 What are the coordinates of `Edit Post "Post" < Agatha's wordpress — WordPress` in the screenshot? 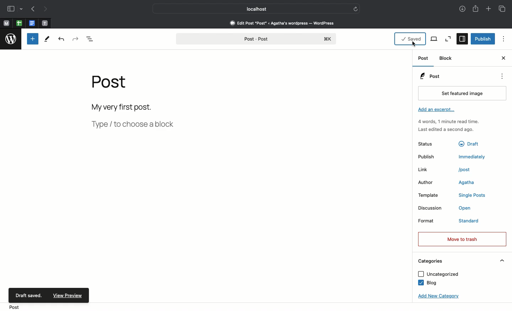 It's located at (282, 23).